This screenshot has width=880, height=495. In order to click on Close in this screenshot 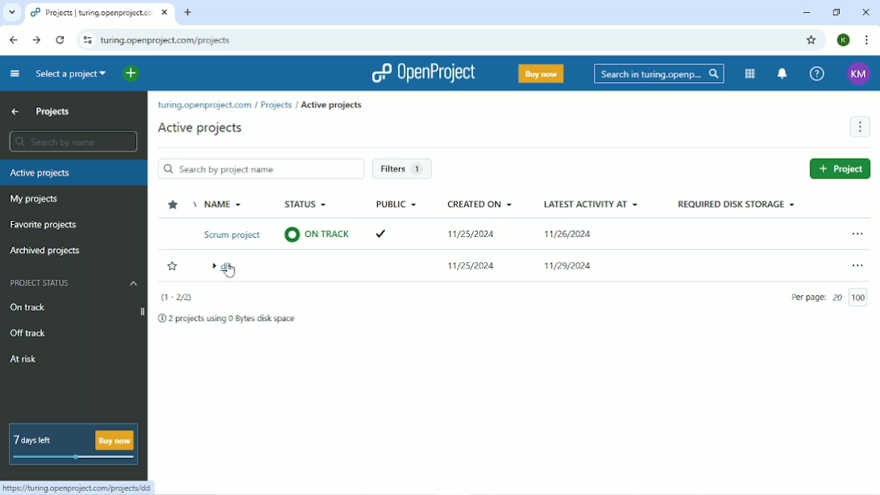, I will do `click(865, 12)`.